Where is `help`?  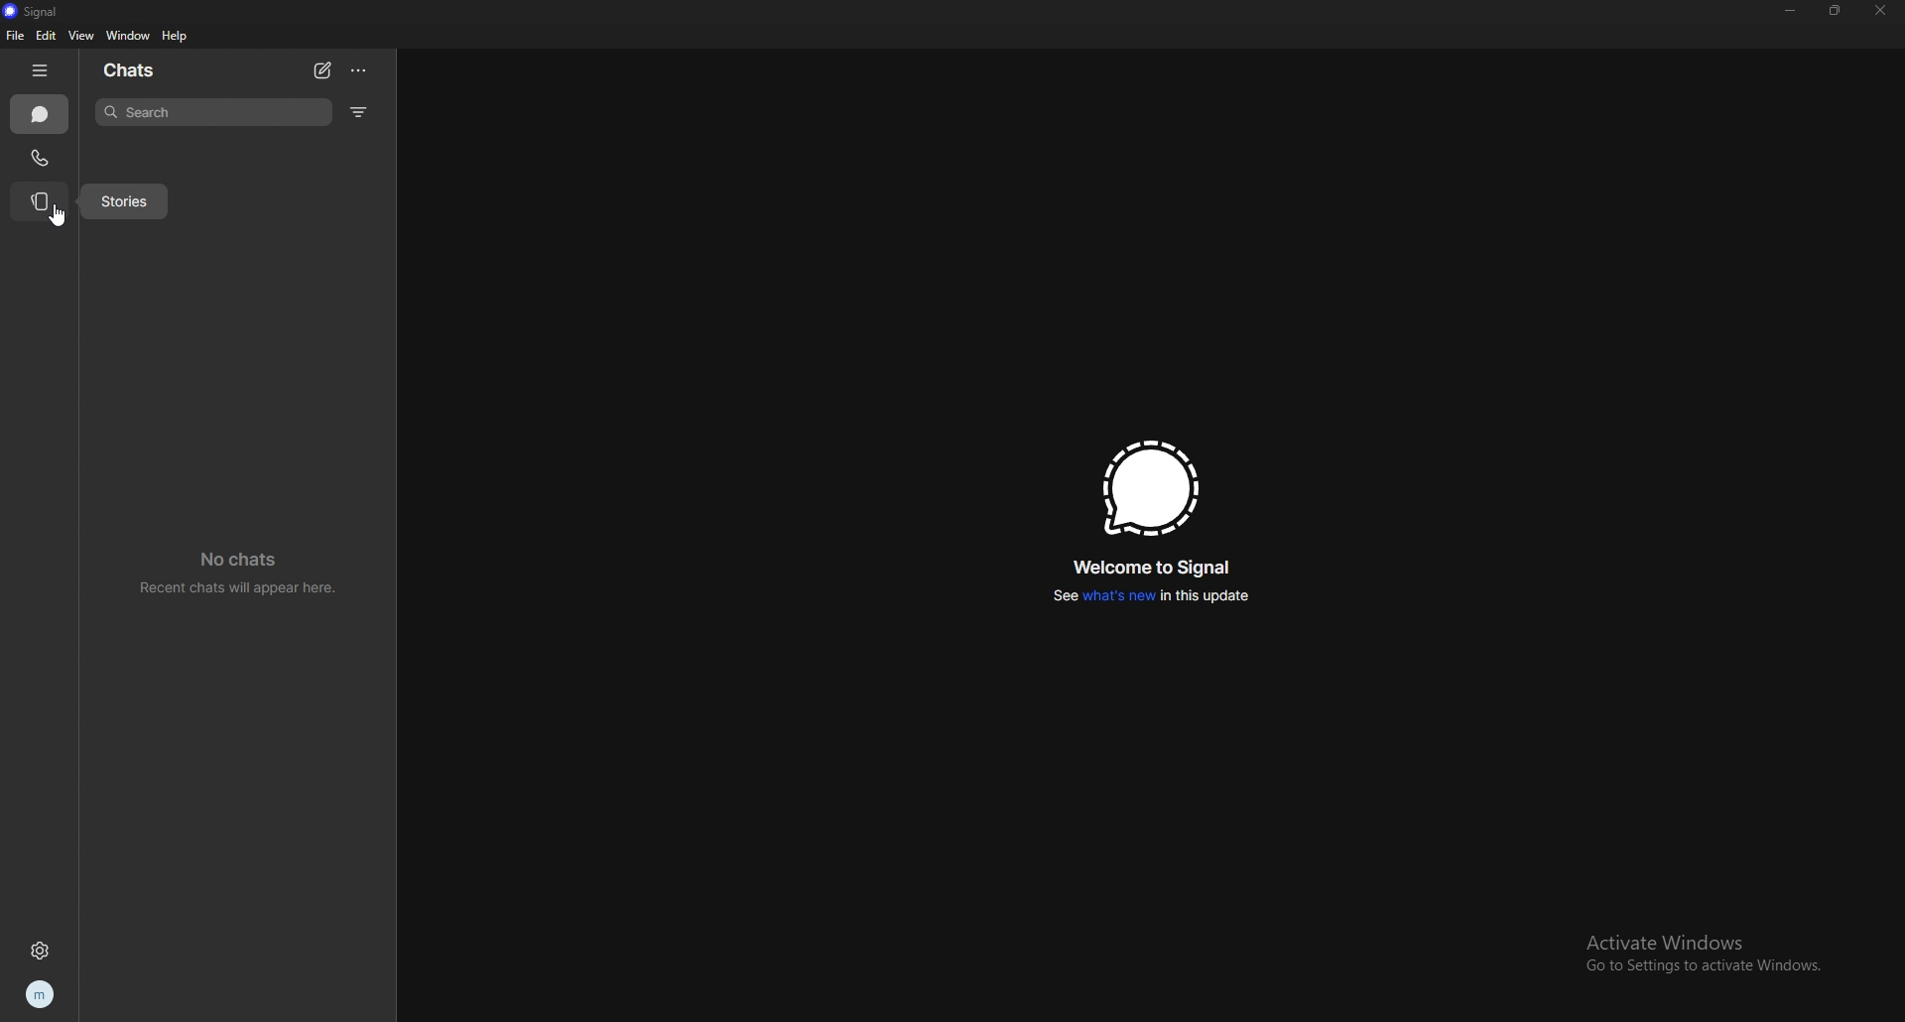 help is located at coordinates (176, 36).